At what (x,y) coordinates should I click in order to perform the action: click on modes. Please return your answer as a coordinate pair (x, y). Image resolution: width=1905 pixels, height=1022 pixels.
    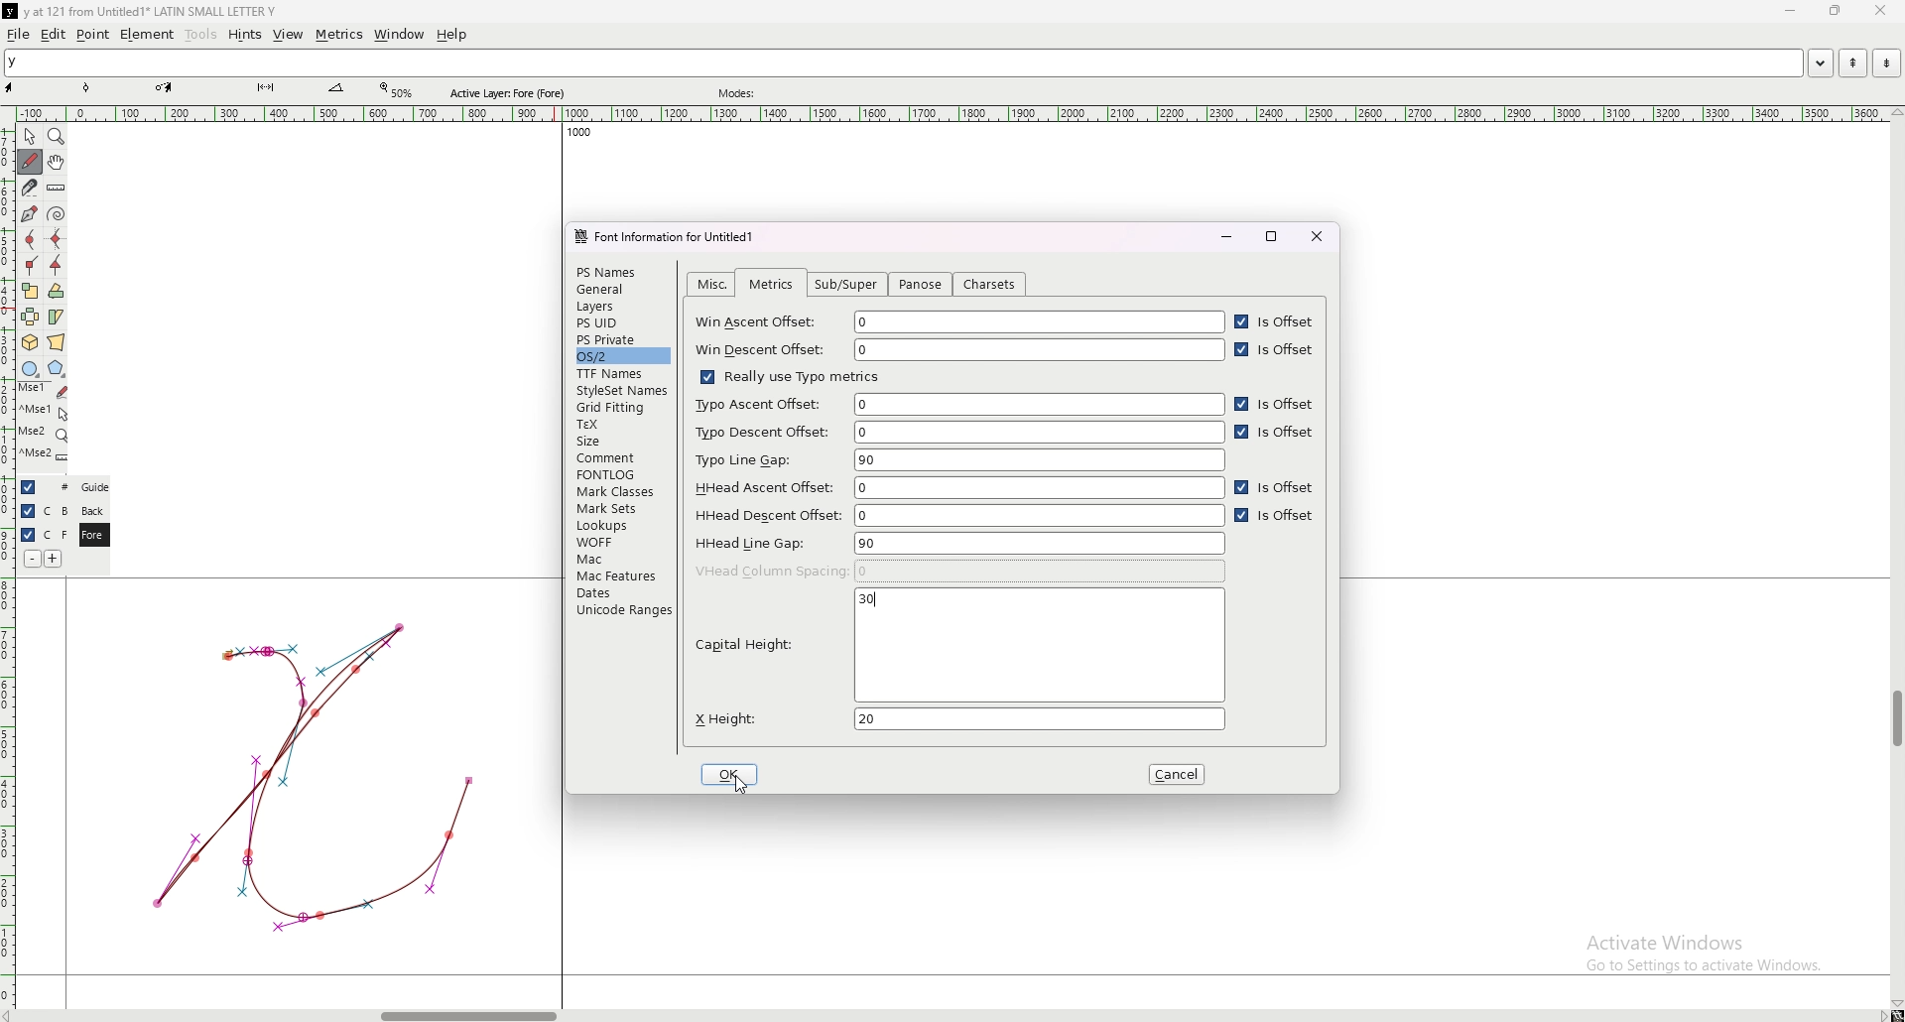
    Looking at the image, I should click on (739, 93).